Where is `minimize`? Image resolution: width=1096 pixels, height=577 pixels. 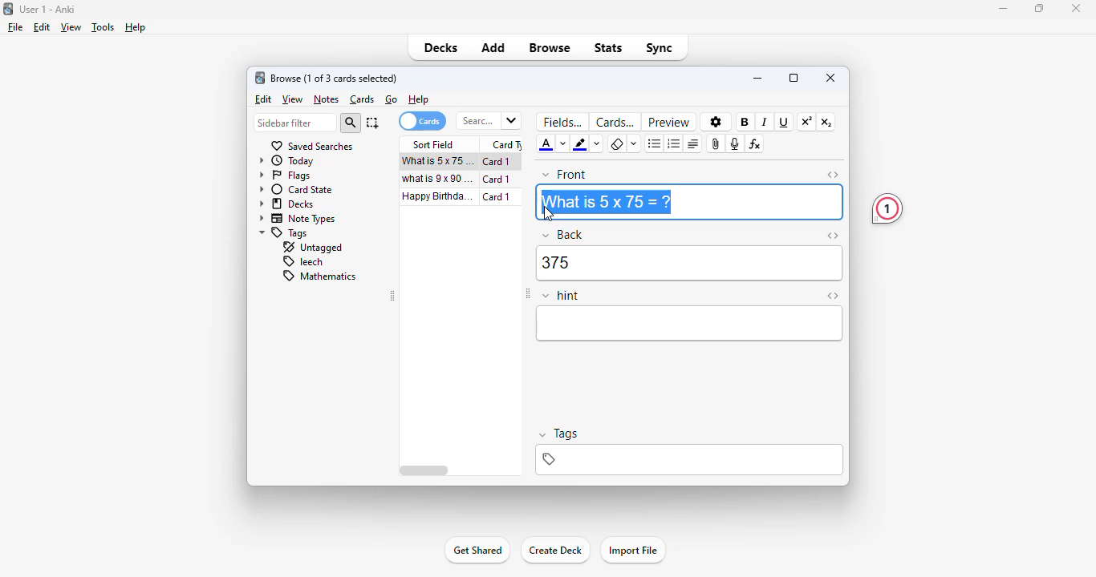 minimize is located at coordinates (1003, 9).